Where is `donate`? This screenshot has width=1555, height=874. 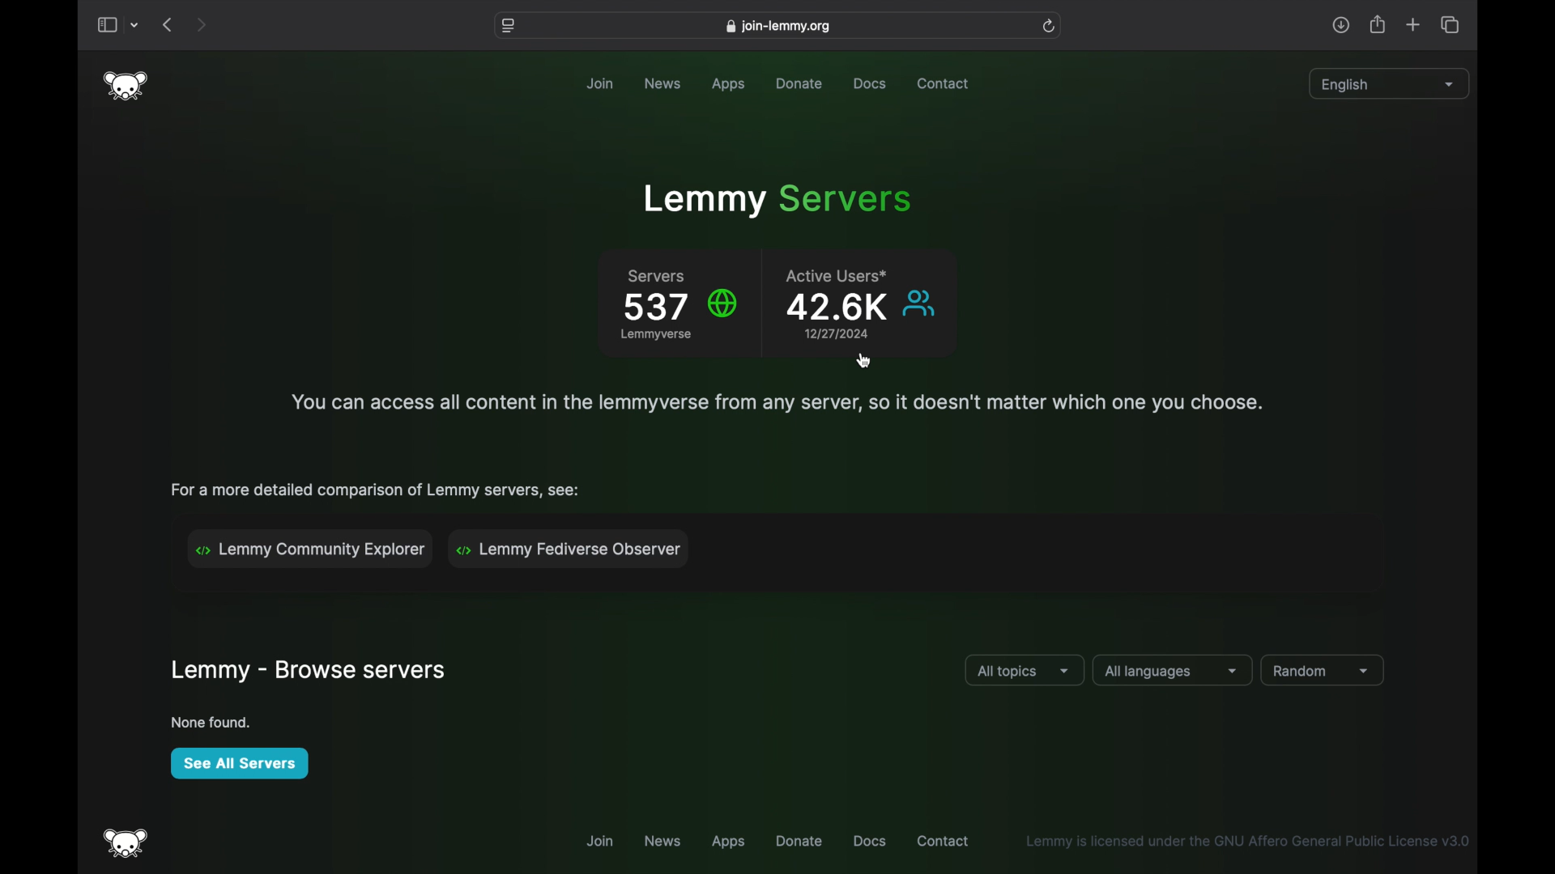 donate is located at coordinates (800, 841).